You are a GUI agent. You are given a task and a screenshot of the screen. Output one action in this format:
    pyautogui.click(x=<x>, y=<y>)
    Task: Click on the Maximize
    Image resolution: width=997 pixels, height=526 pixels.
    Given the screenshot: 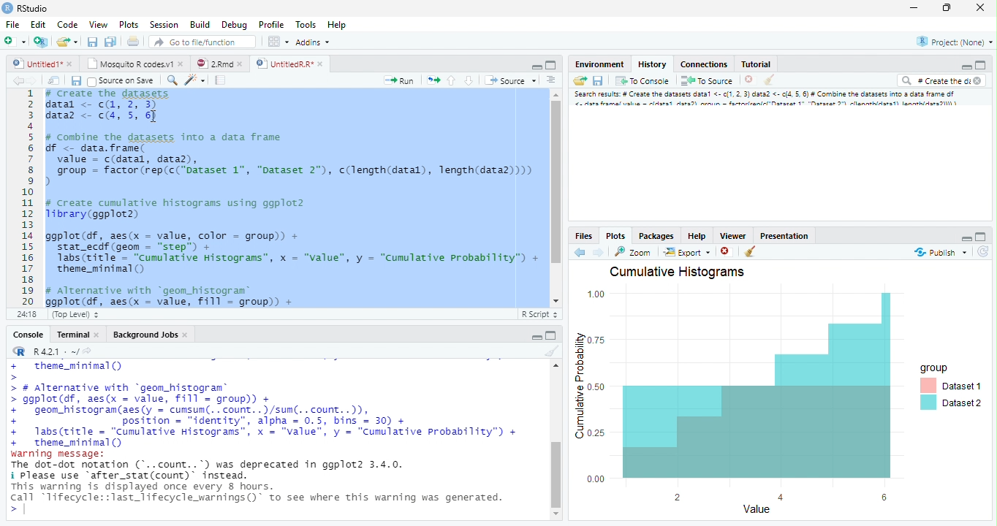 What is the action you would take?
    pyautogui.click(x=551, y=64)
    